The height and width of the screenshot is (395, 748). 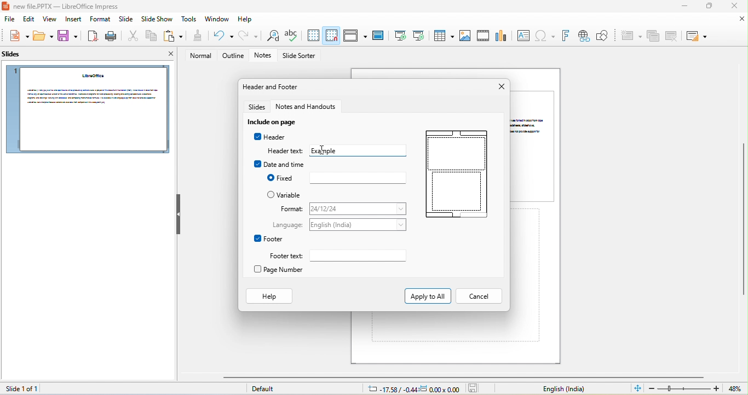 I want to click on variable, so click(x=286, y=195).